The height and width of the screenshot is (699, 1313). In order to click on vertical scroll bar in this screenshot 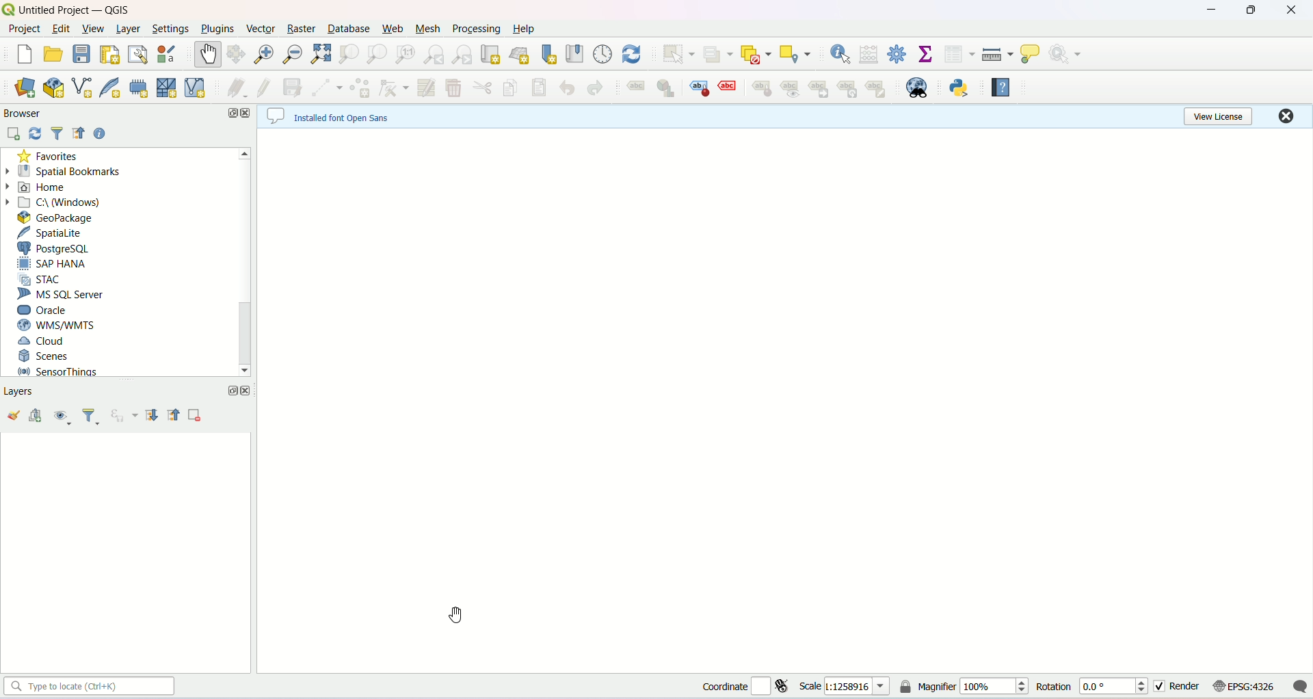, I will do `click(241, 263)`.